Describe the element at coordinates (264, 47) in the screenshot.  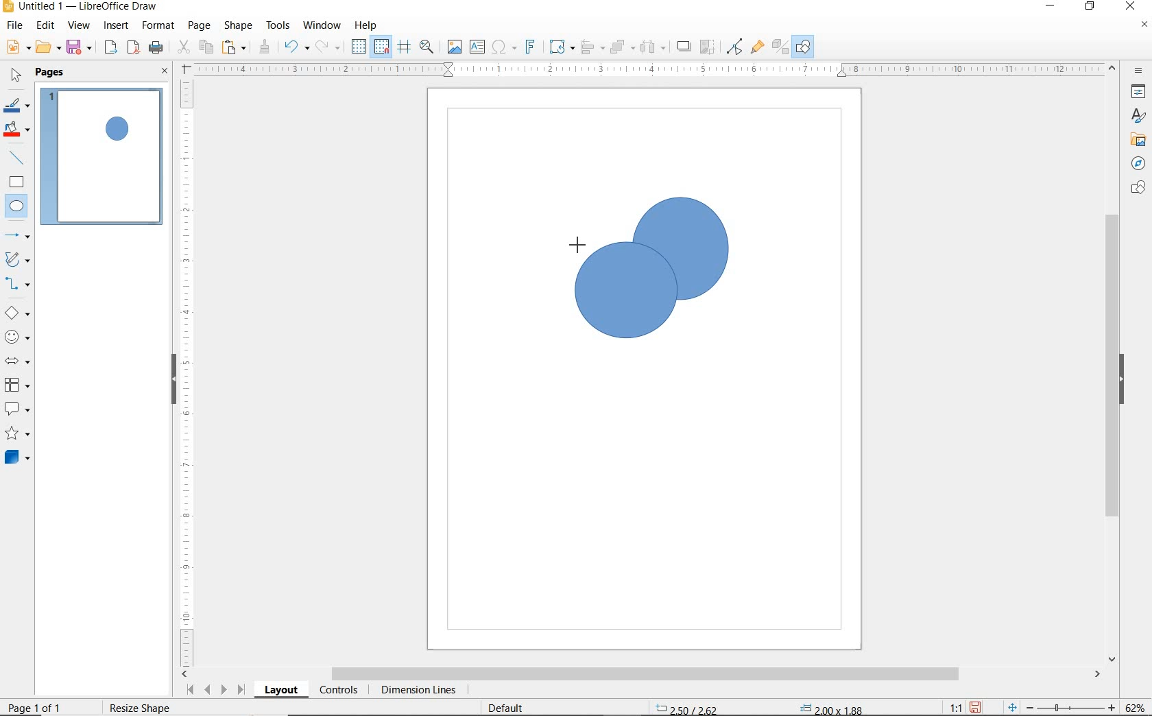
I see `CLONE FORMATTING` at that location.